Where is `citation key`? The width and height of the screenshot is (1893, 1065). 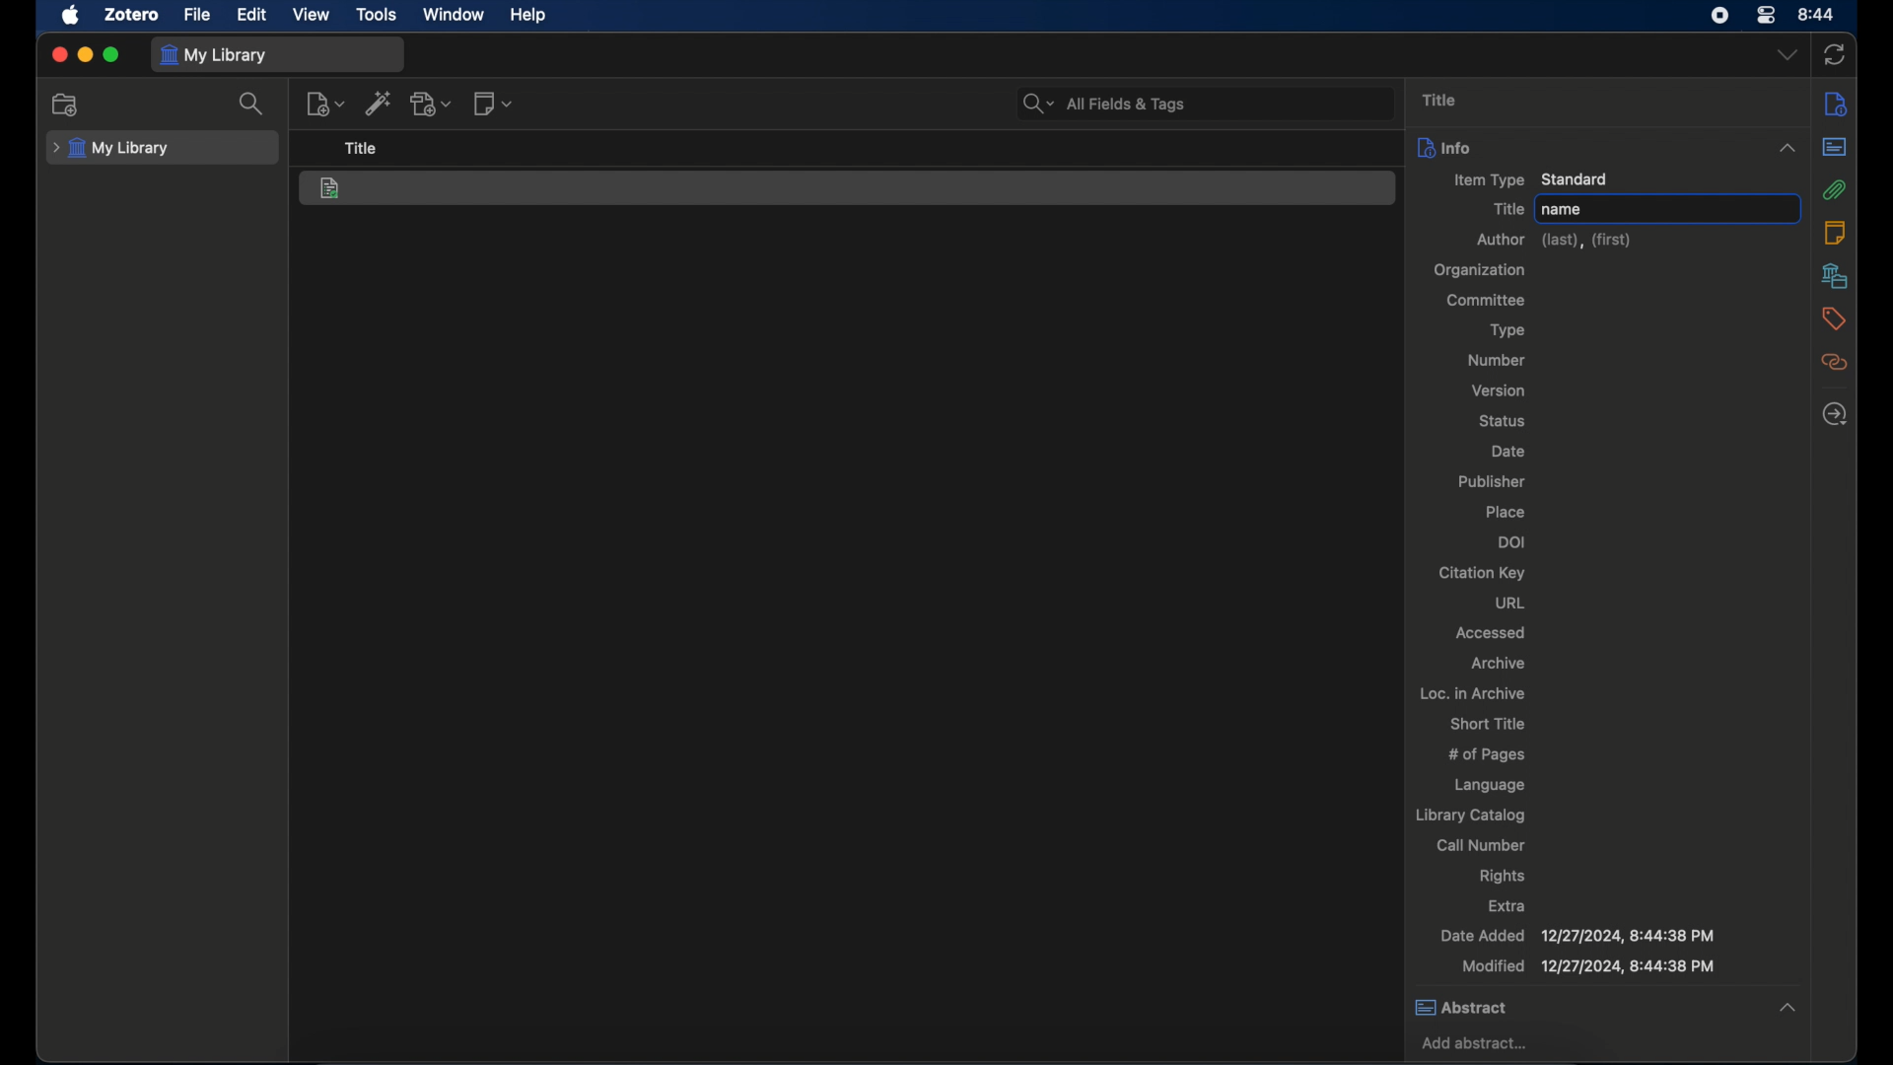
citation key is located at coordinates (1480, 573).